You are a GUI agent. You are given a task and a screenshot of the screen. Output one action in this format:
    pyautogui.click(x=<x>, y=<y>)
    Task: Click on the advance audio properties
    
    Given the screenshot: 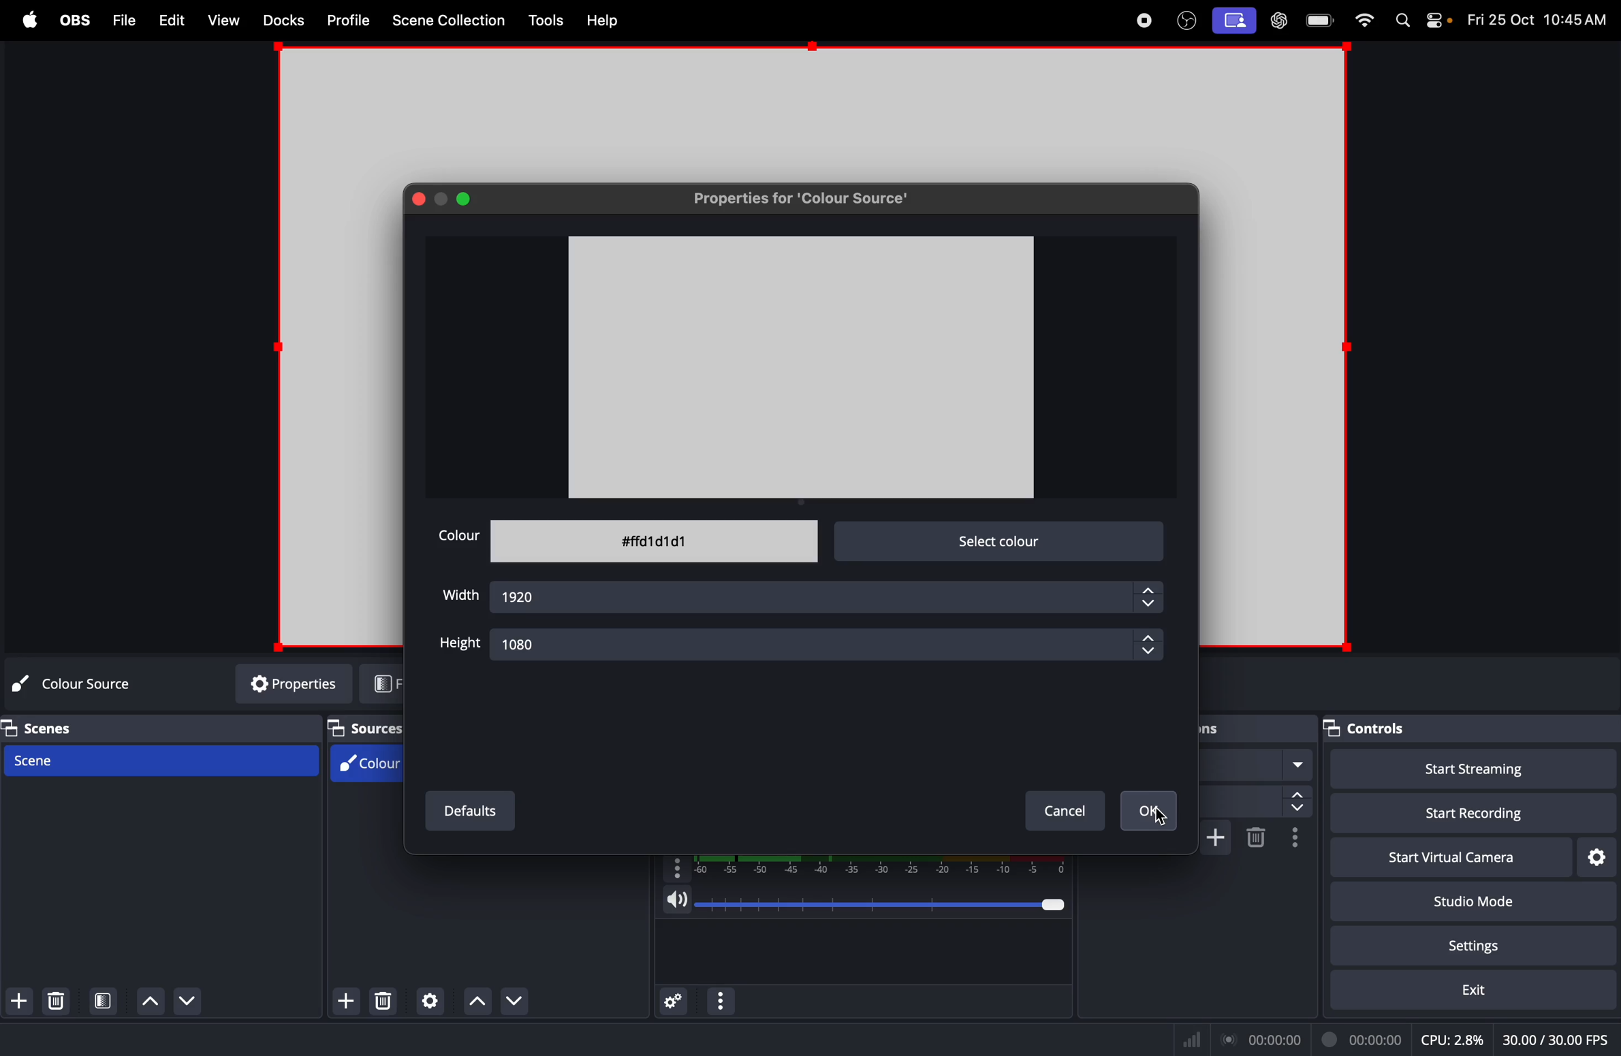 What is the action you would take?
    pyautogui.click(x=675, y=1002)
    